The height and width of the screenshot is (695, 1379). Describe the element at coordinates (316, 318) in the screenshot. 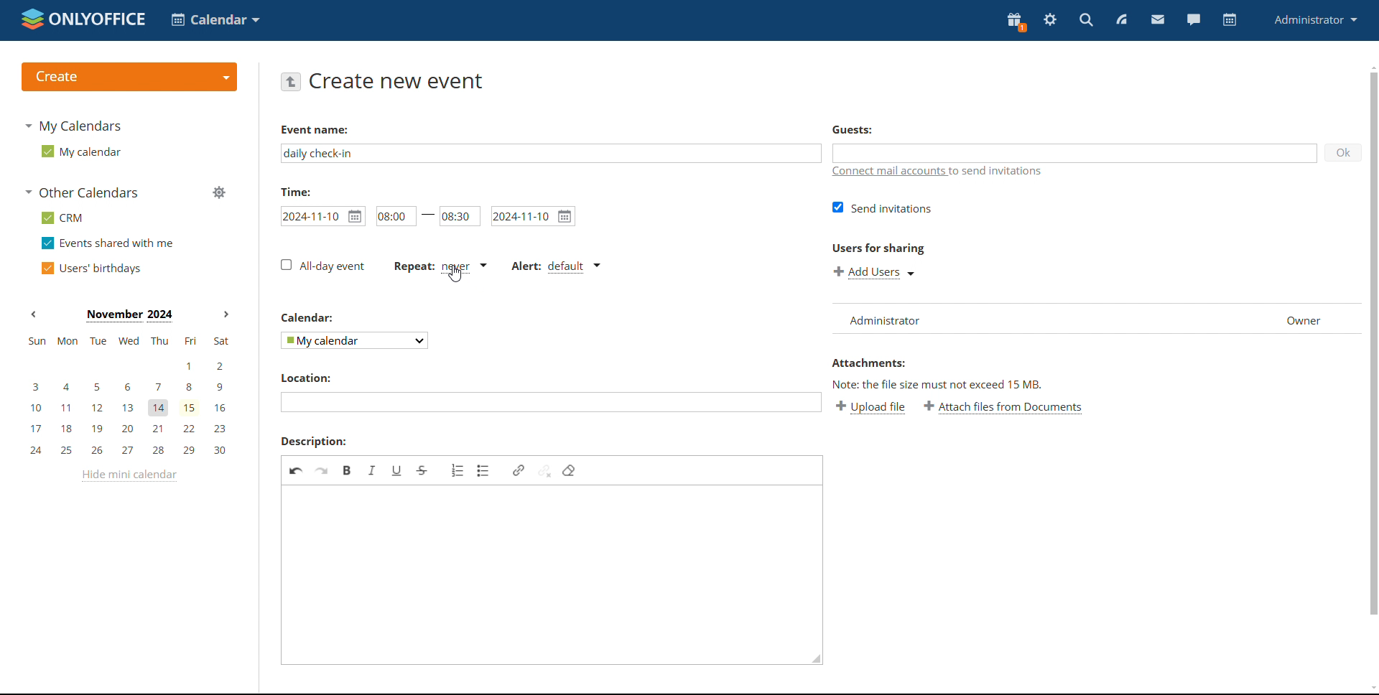

I see `calendar` at that location.